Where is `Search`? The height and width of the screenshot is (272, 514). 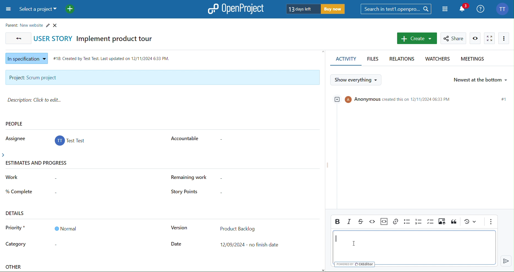
Search is located at coordinates (396, 9).